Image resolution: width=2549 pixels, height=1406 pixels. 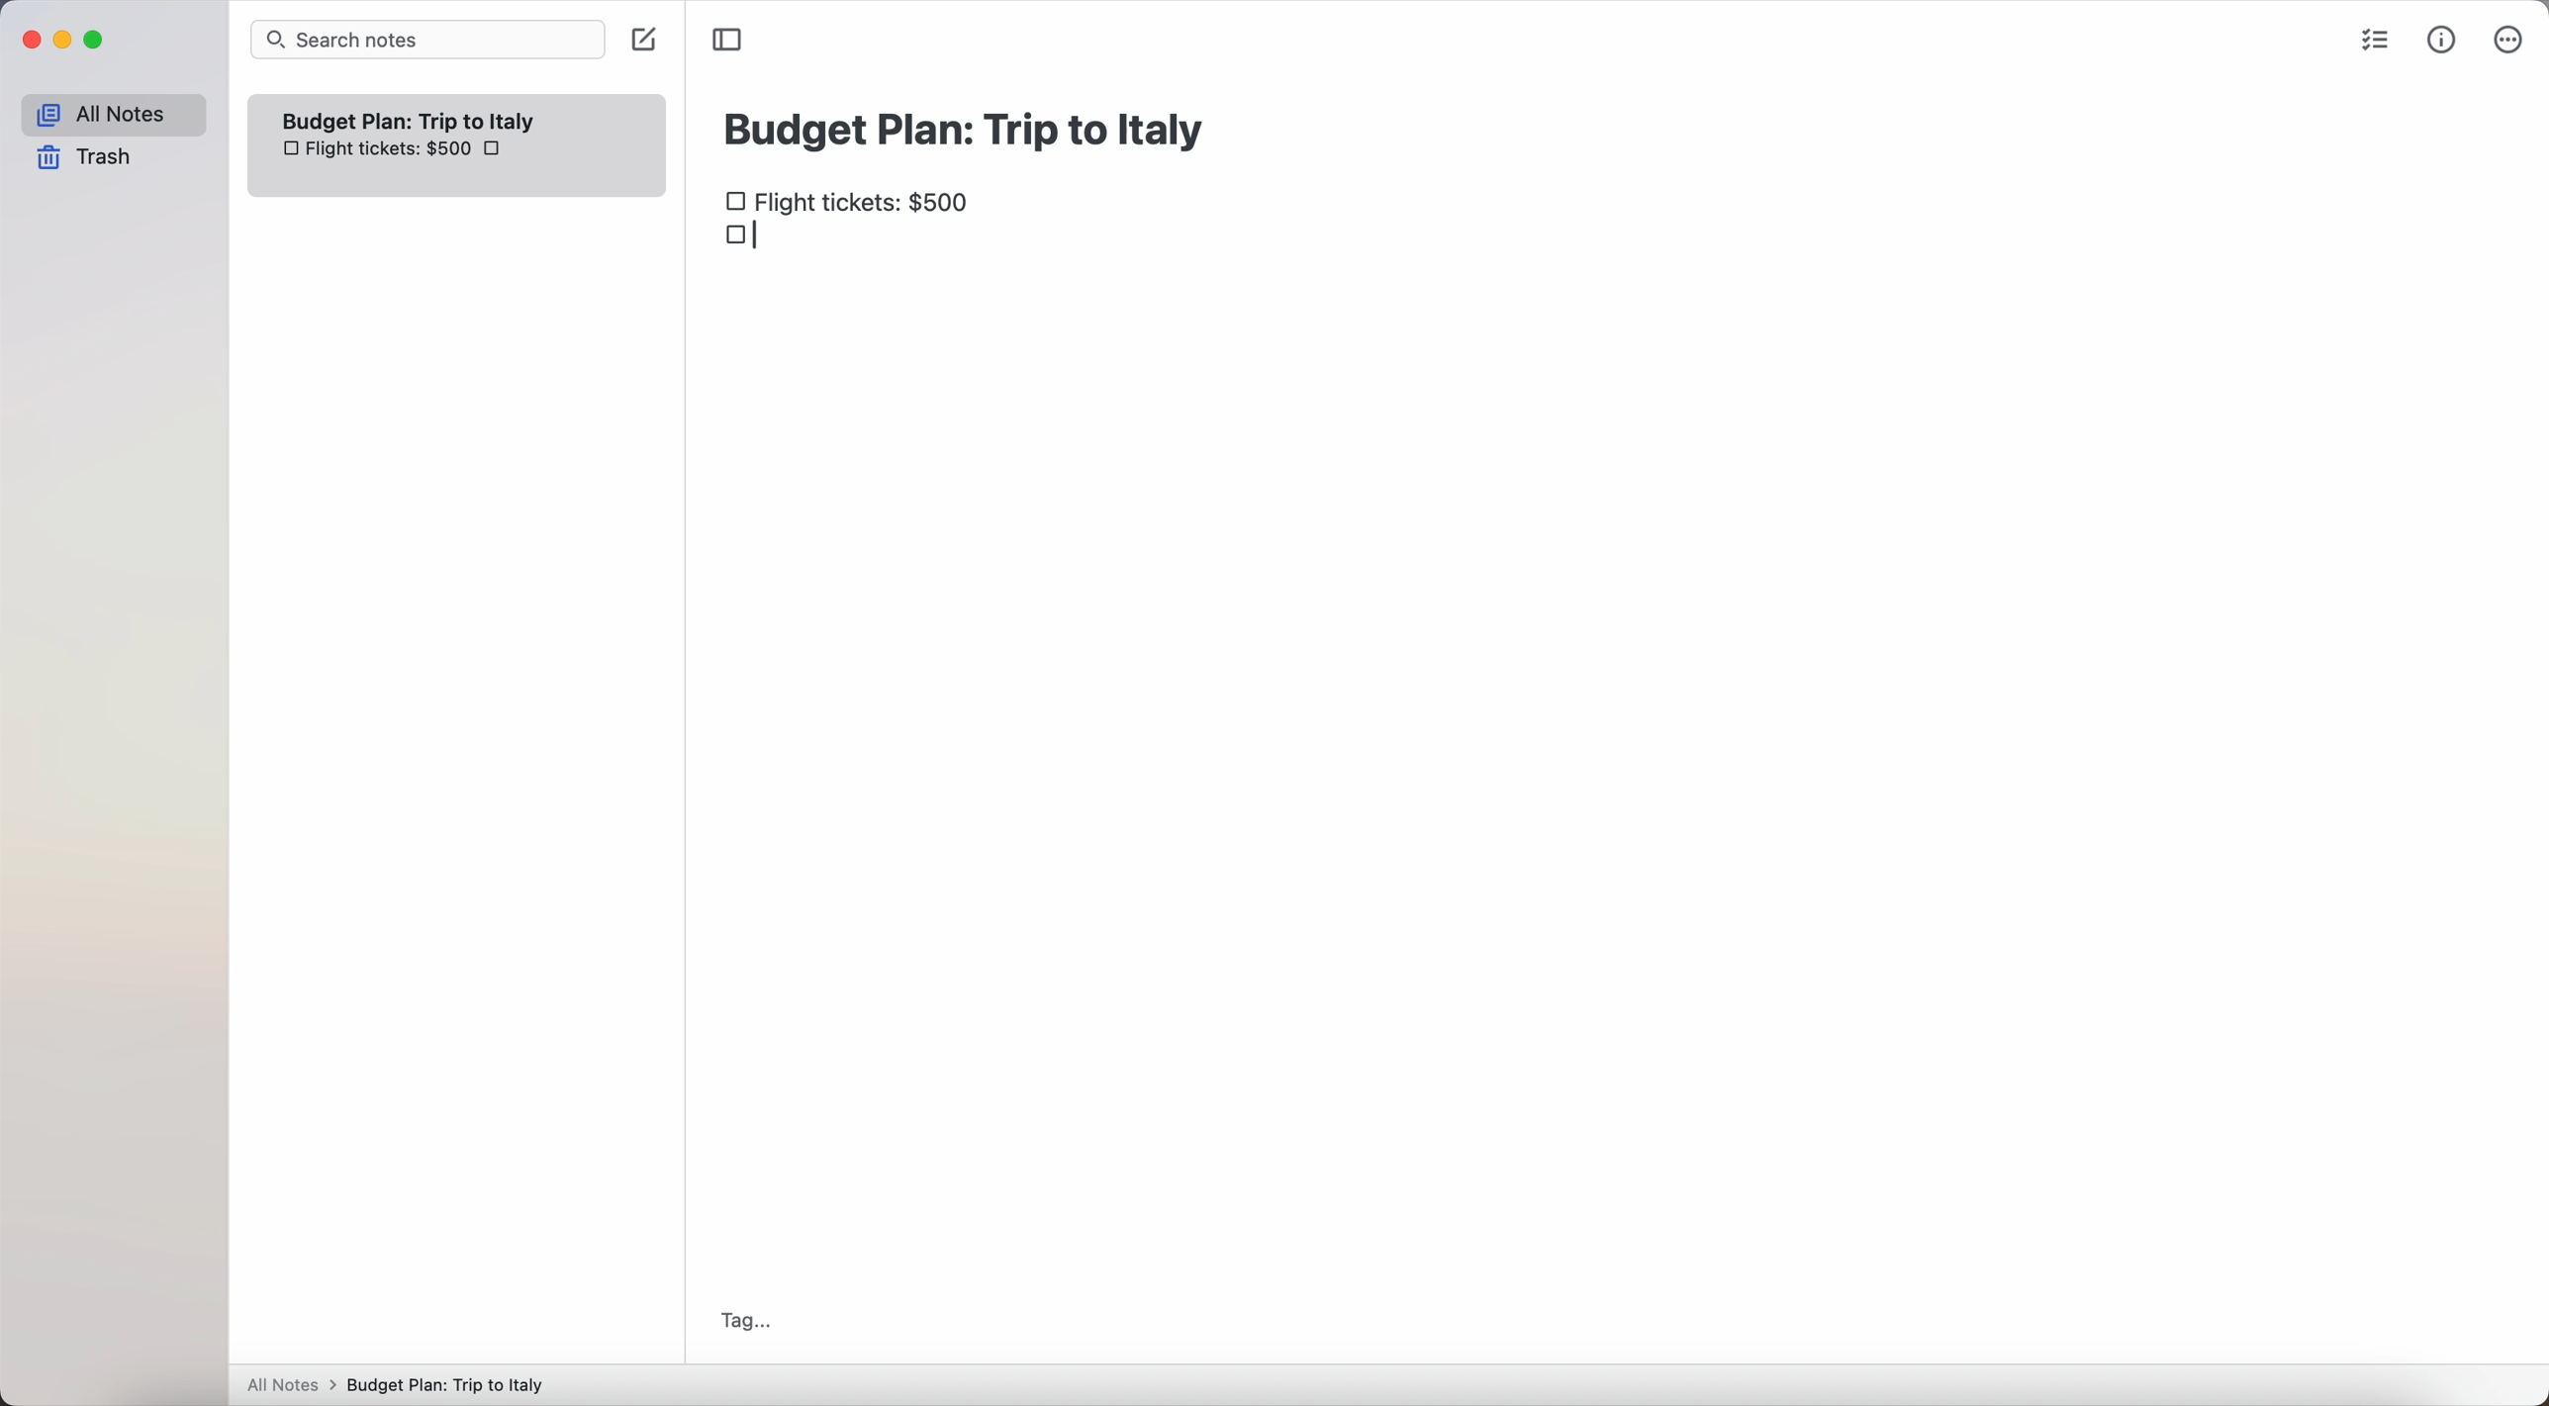 What do you see at coordinates (728, 39) in the screenshot?
I see `toggle sidebar` at bounding box center [728, 39].